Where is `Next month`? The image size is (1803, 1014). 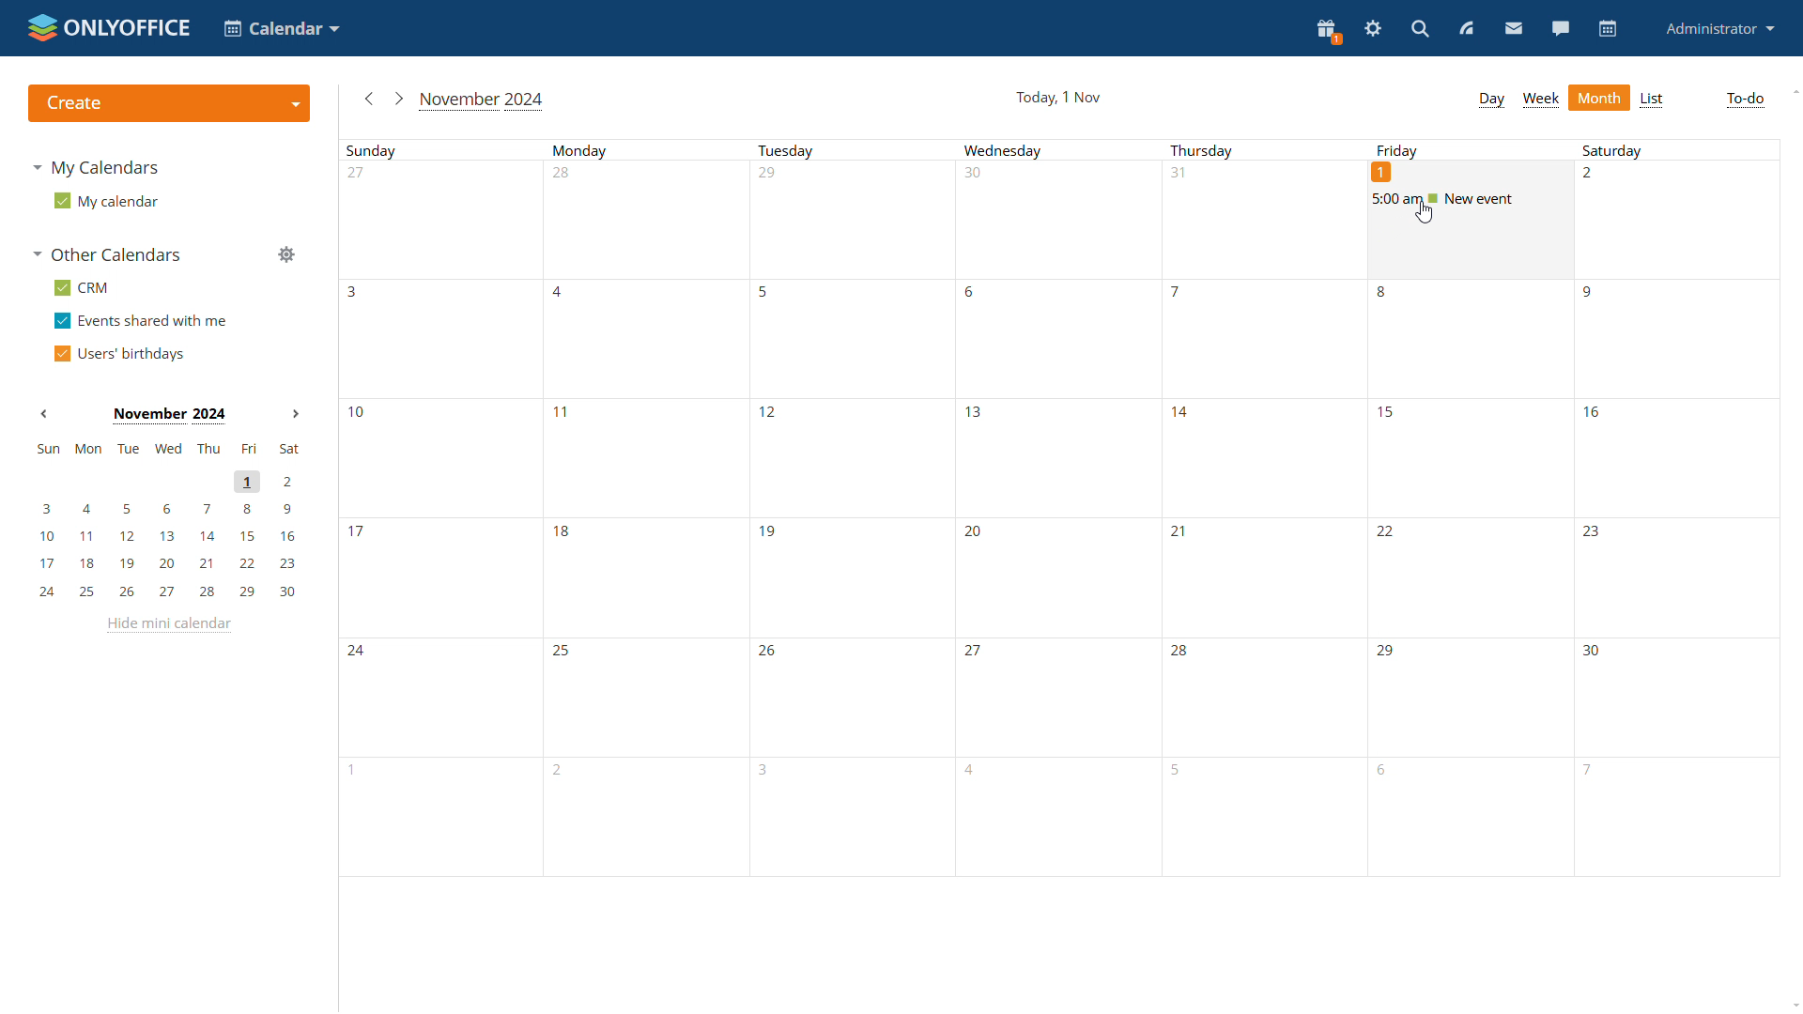 Next month is located at coordinates (295, 414).